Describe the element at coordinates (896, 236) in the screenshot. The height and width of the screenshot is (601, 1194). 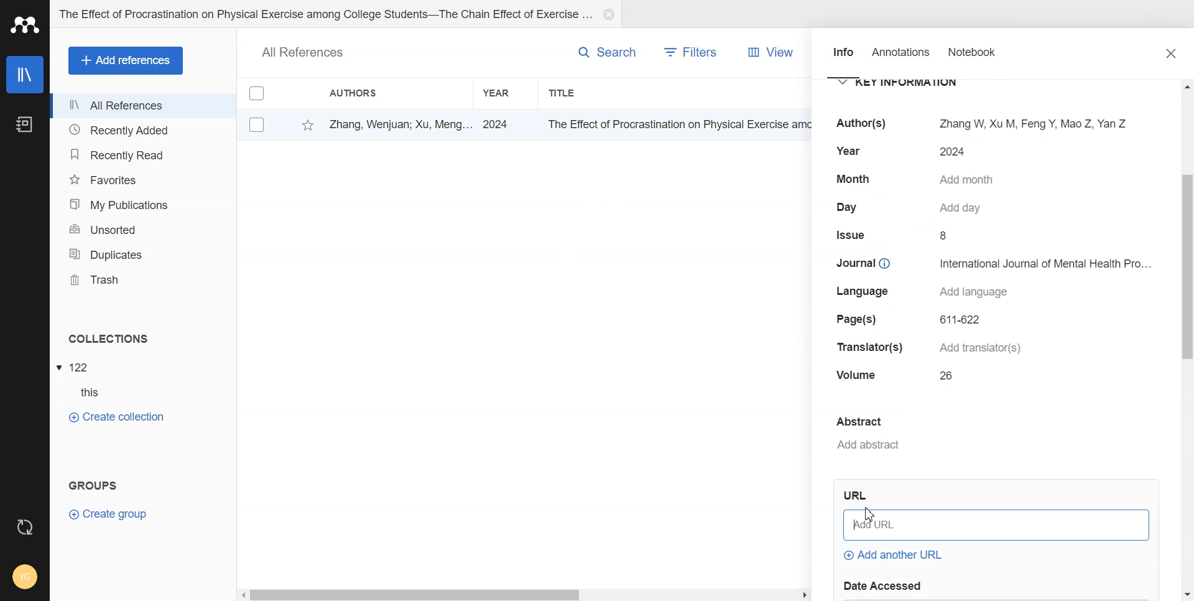
I see `Issue 8` at that location.